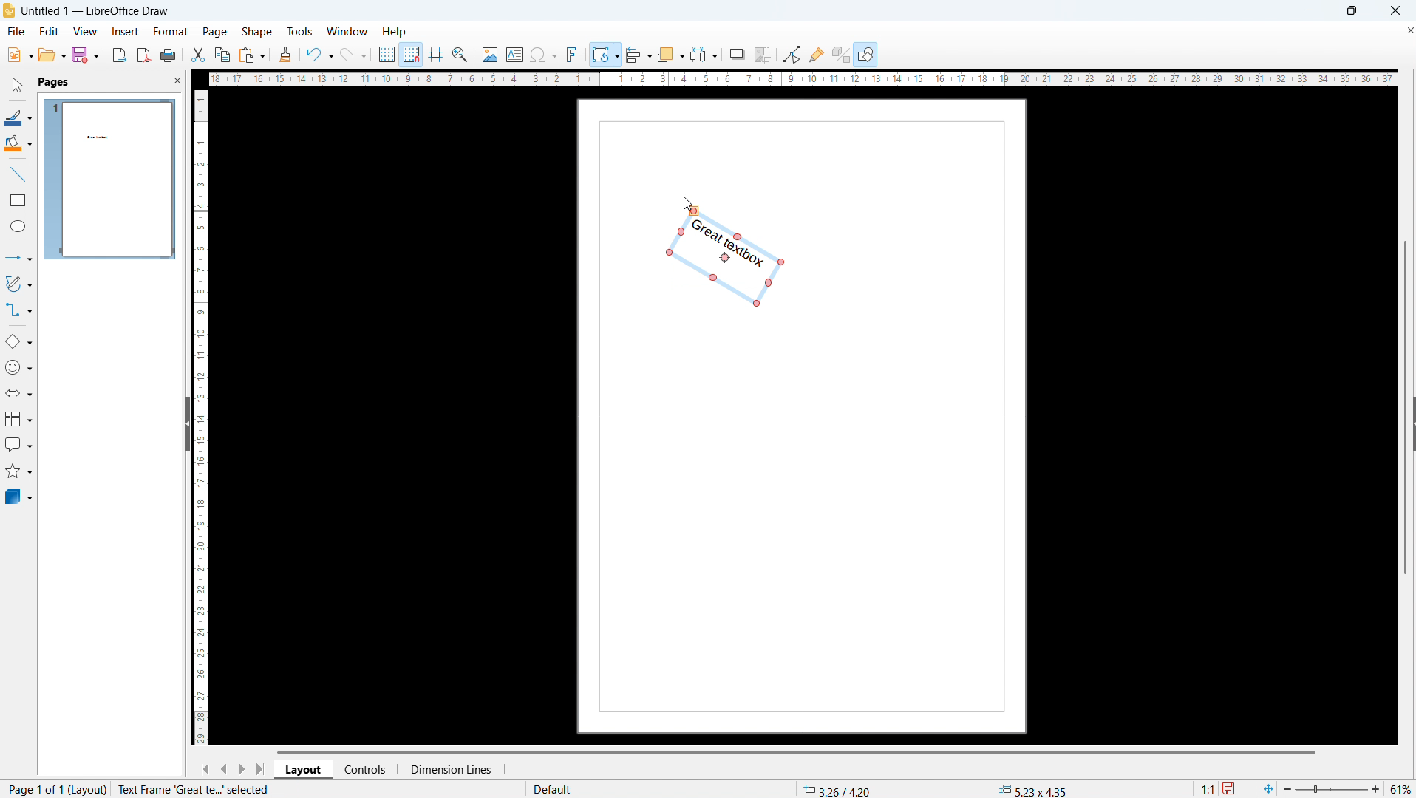  What do you see at coordinates (15, 32) in the screenshot?
I see `file` at bounding box center [15, 32].